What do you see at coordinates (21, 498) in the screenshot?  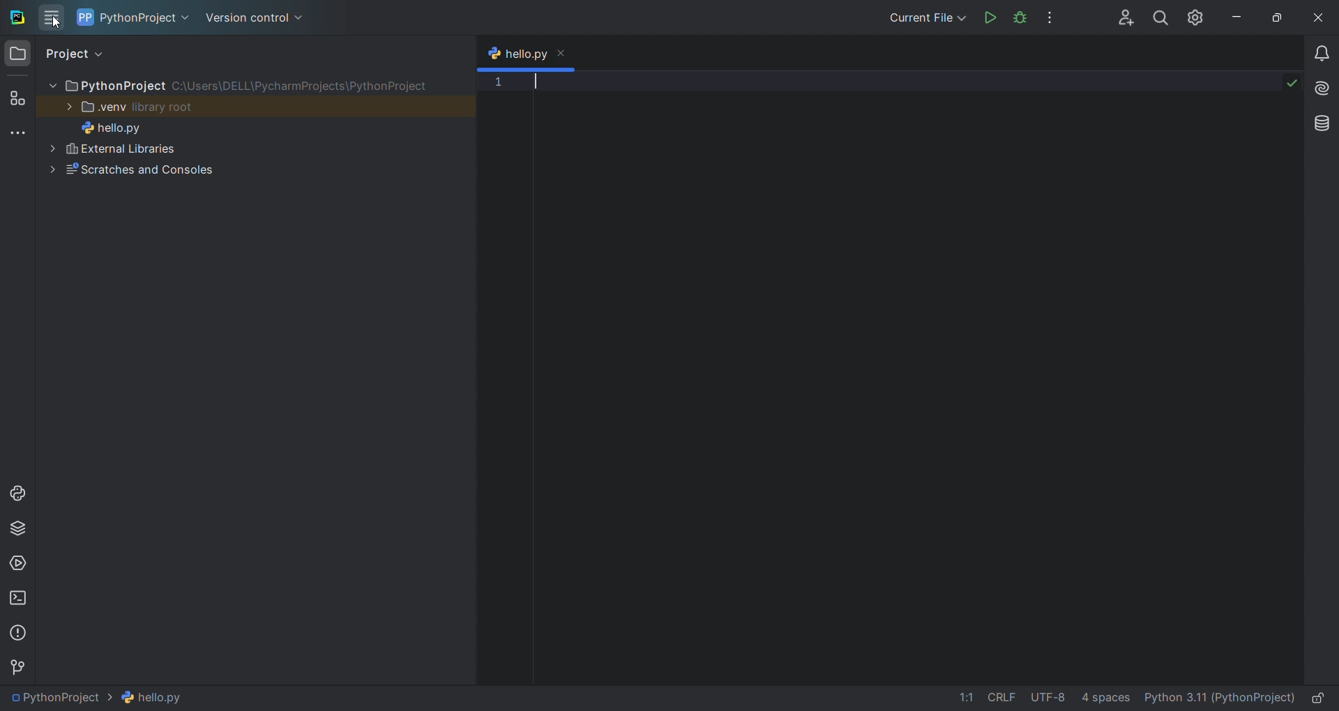 I see `python console` at bounding box center [21, 498].